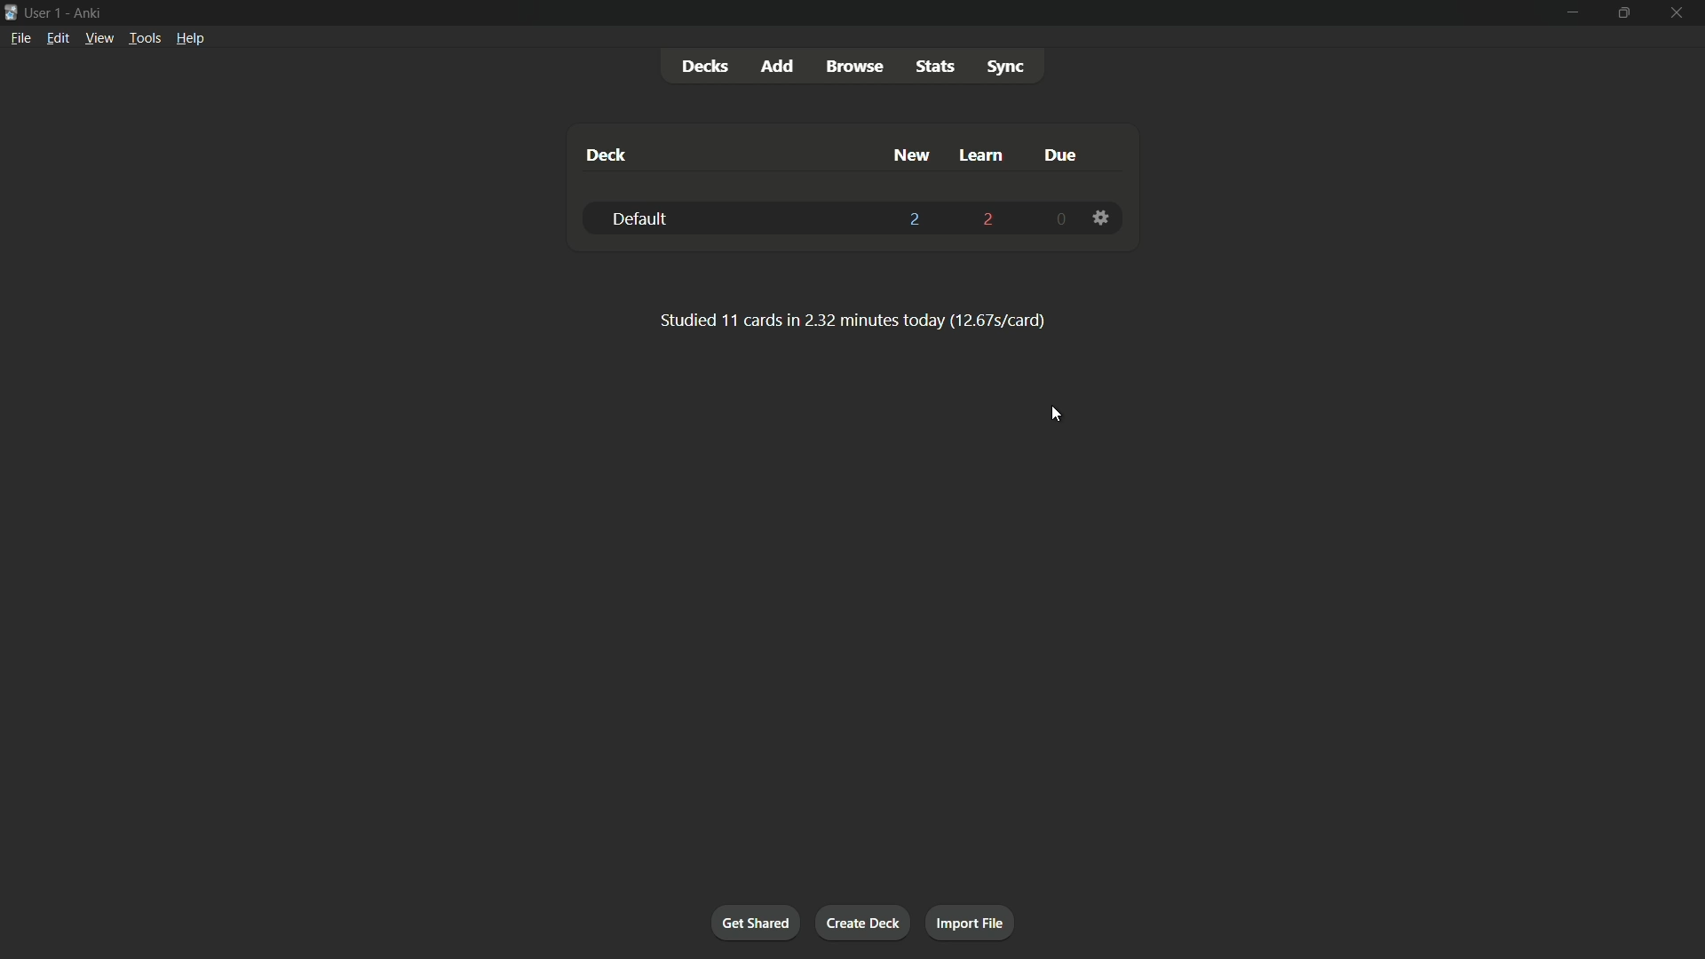 This screenshot has width=1705, height=959. Describe the element at coordinates (934, 66) in the screenshot. I see `stats` at that location.